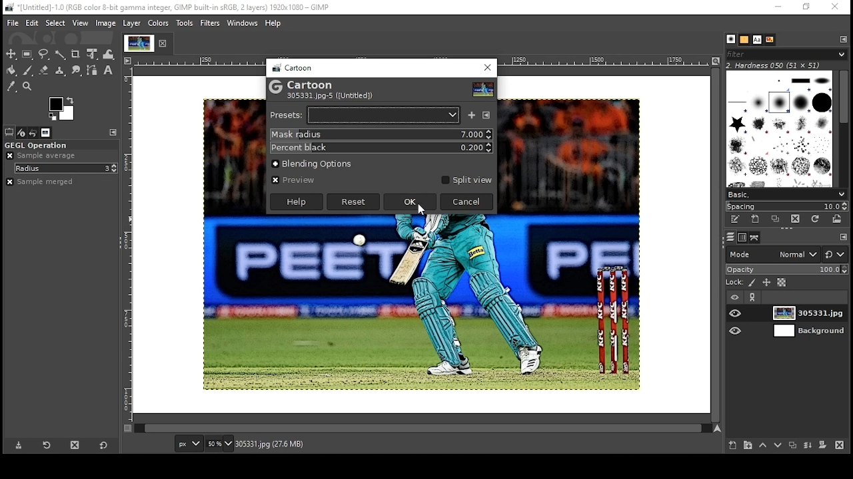 The height and width of the screenshot is (479, 853). Describe the element at coordinates (381, 134) in the screenshot. I see `mask radius` at that location.